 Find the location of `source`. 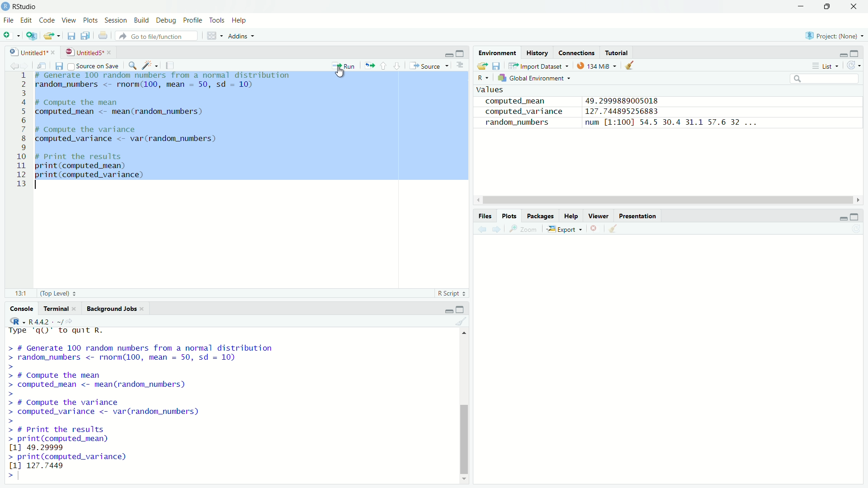

source is located at coordinates (430, 66).